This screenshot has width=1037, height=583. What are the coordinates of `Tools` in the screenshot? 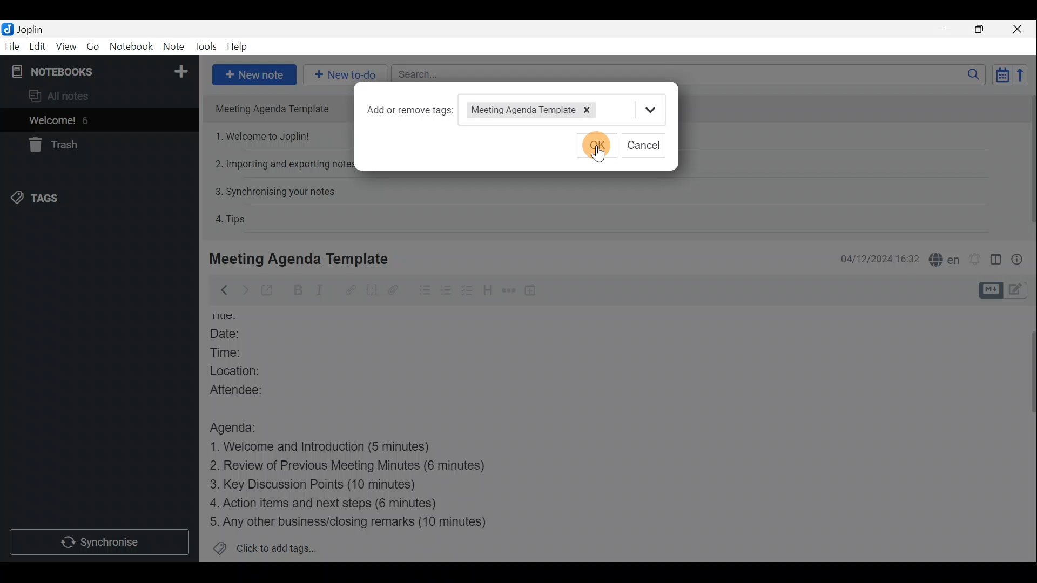 It's located at (204, 45).